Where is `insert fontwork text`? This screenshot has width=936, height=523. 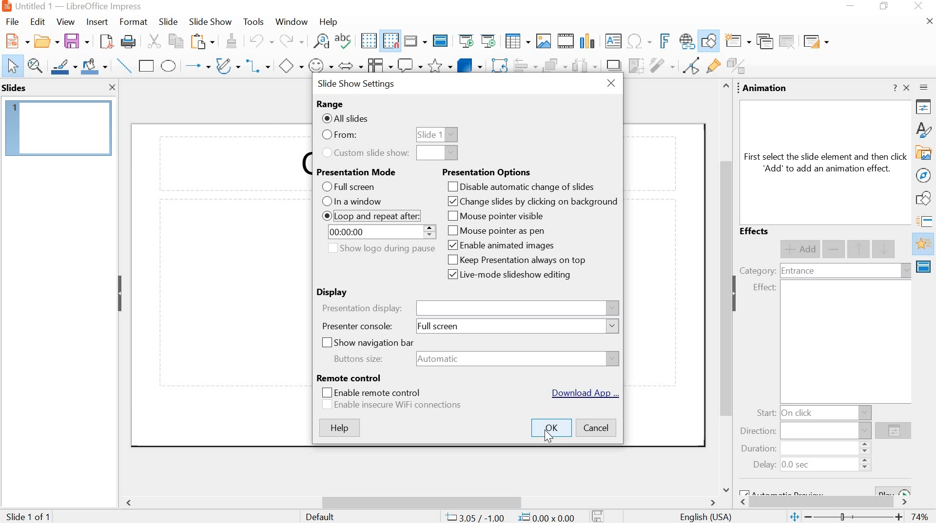 insert fontwork text is located at coordinates (663, 40).